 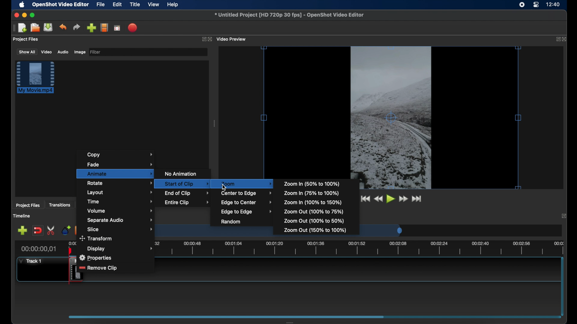 I want to click on current time indicator, so click(x=39, y=249).